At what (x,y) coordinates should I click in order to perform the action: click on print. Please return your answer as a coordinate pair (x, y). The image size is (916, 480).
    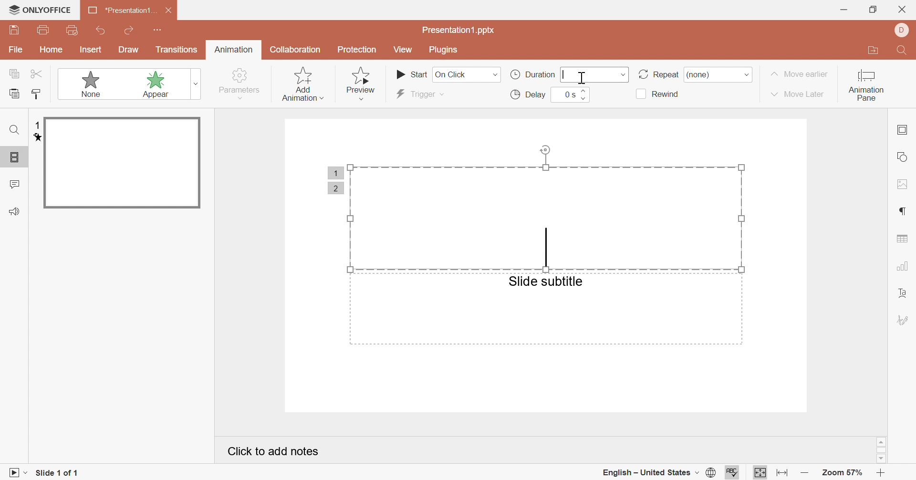
    Looking at the image, I should click on (44, 29).